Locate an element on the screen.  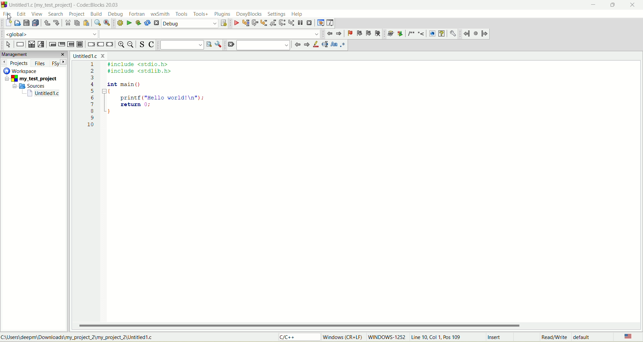
selected text is located at coordinates (325, 45).